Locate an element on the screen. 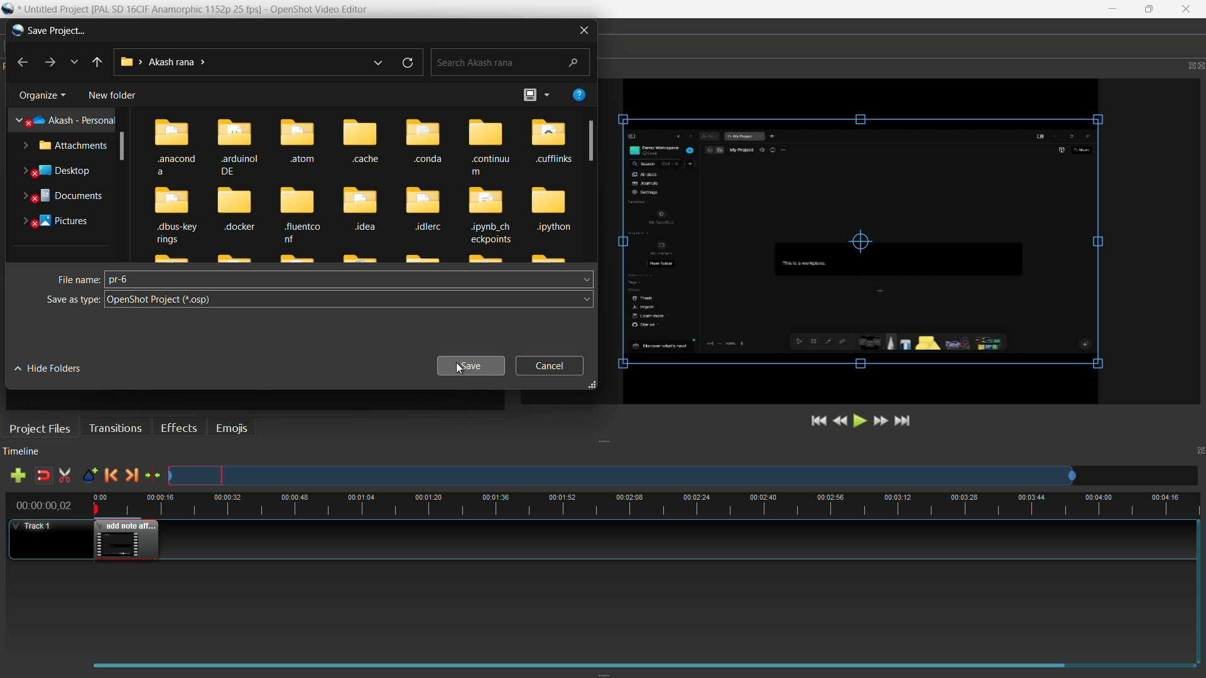 The image size is (1206, 678). enable razor is located at coordinates (65, 476).